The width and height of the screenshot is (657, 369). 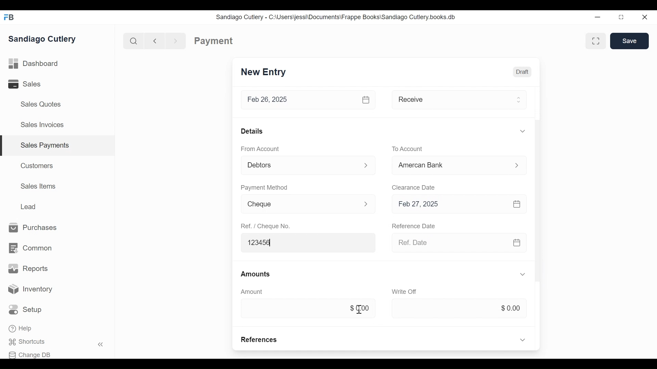 What do you see at coordinates (267, 226) in the screenshot?
I see `Ref. / Cheque No.` at bounding box center [267, 226].